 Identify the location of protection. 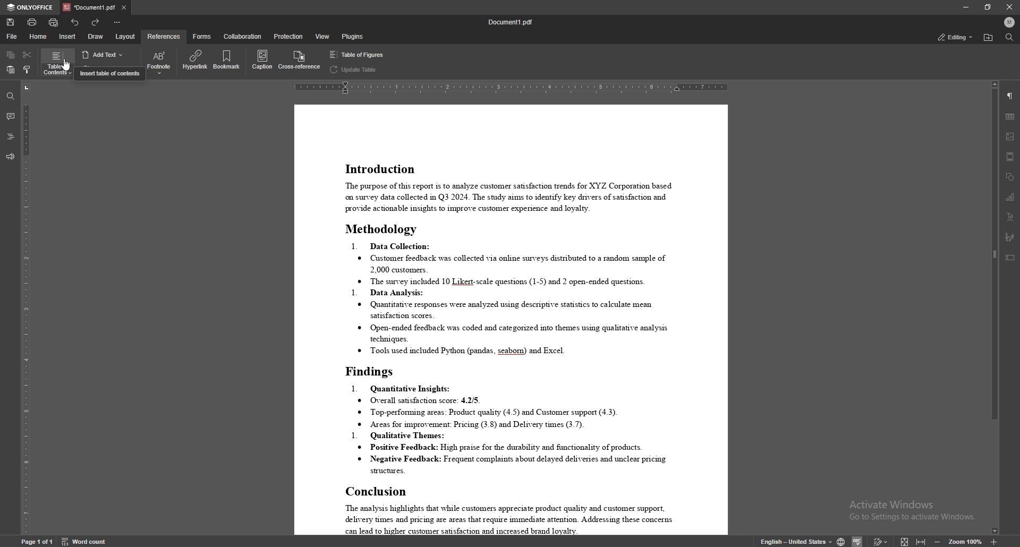
(288, 36).